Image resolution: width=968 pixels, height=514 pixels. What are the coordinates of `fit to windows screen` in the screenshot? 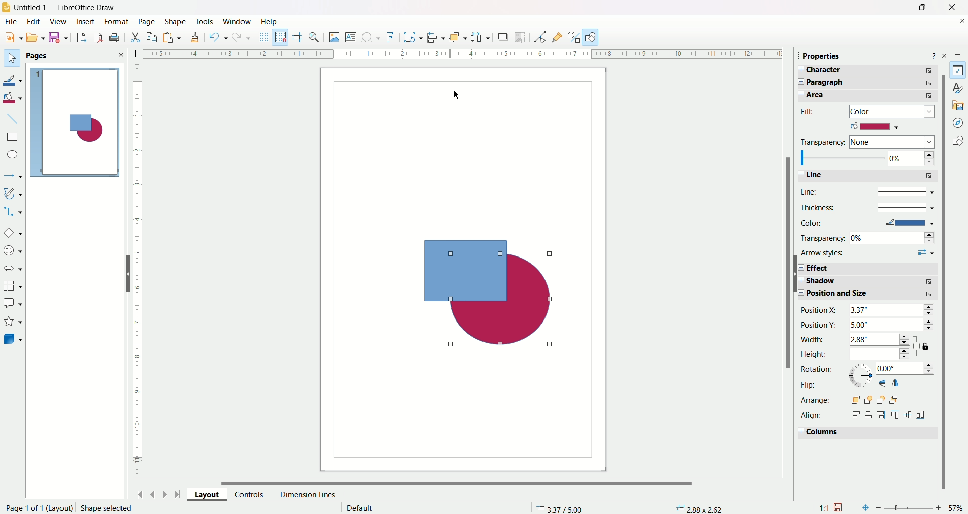 It's located at (863, 507).